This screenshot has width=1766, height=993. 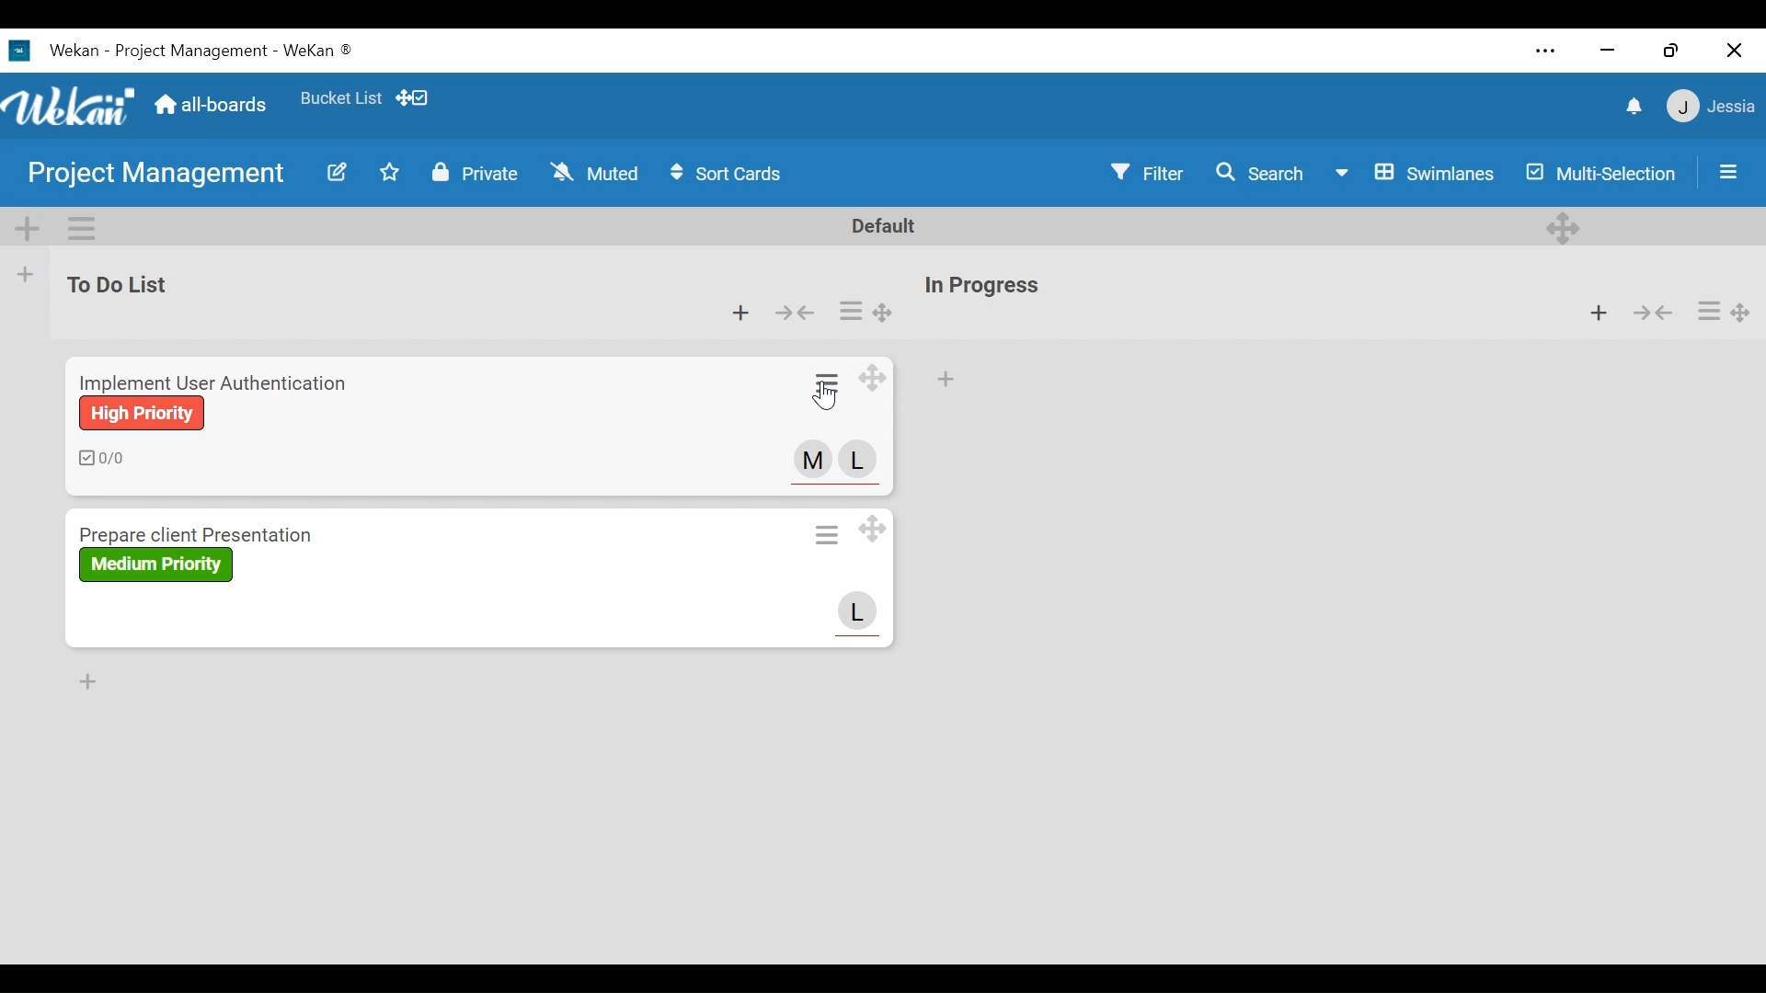 What do you see at coordinates (264, 532) in the screenshot?
I see `Card Title` at bounding box center [264, 532].